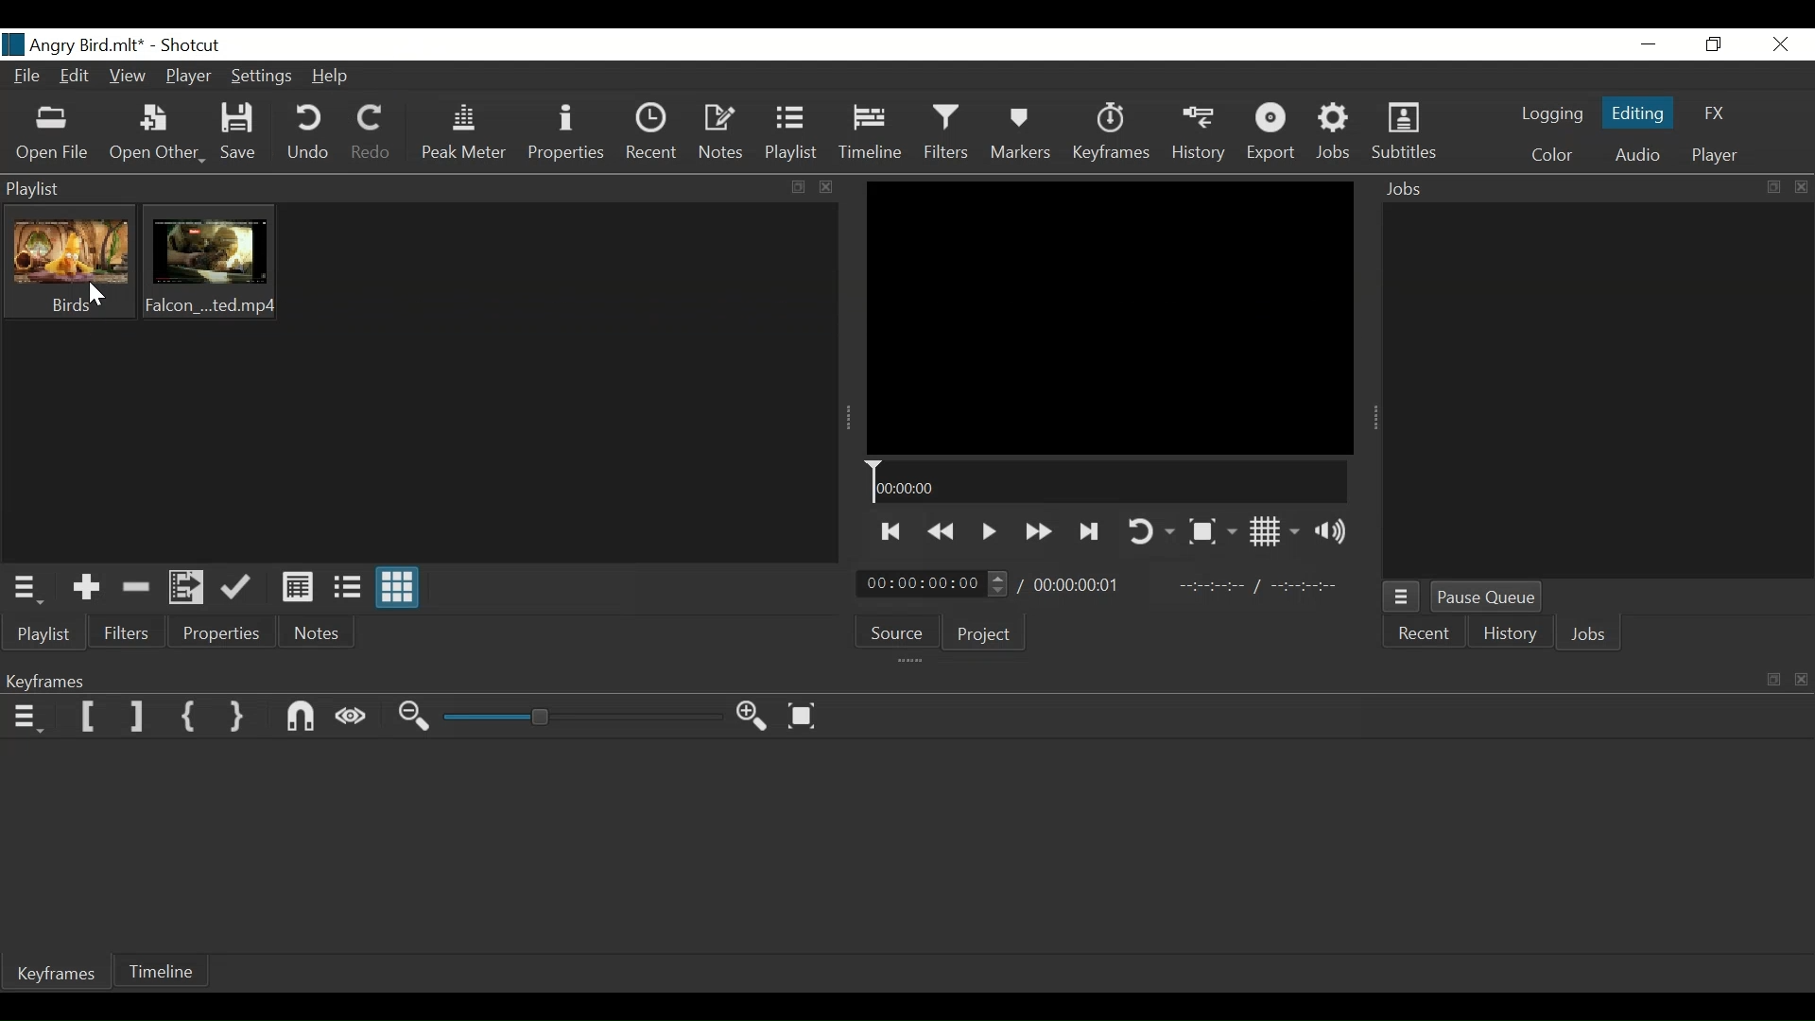  Describe the element at coordinates (53, 133) in the screenshot. I see `Open File` at that location.